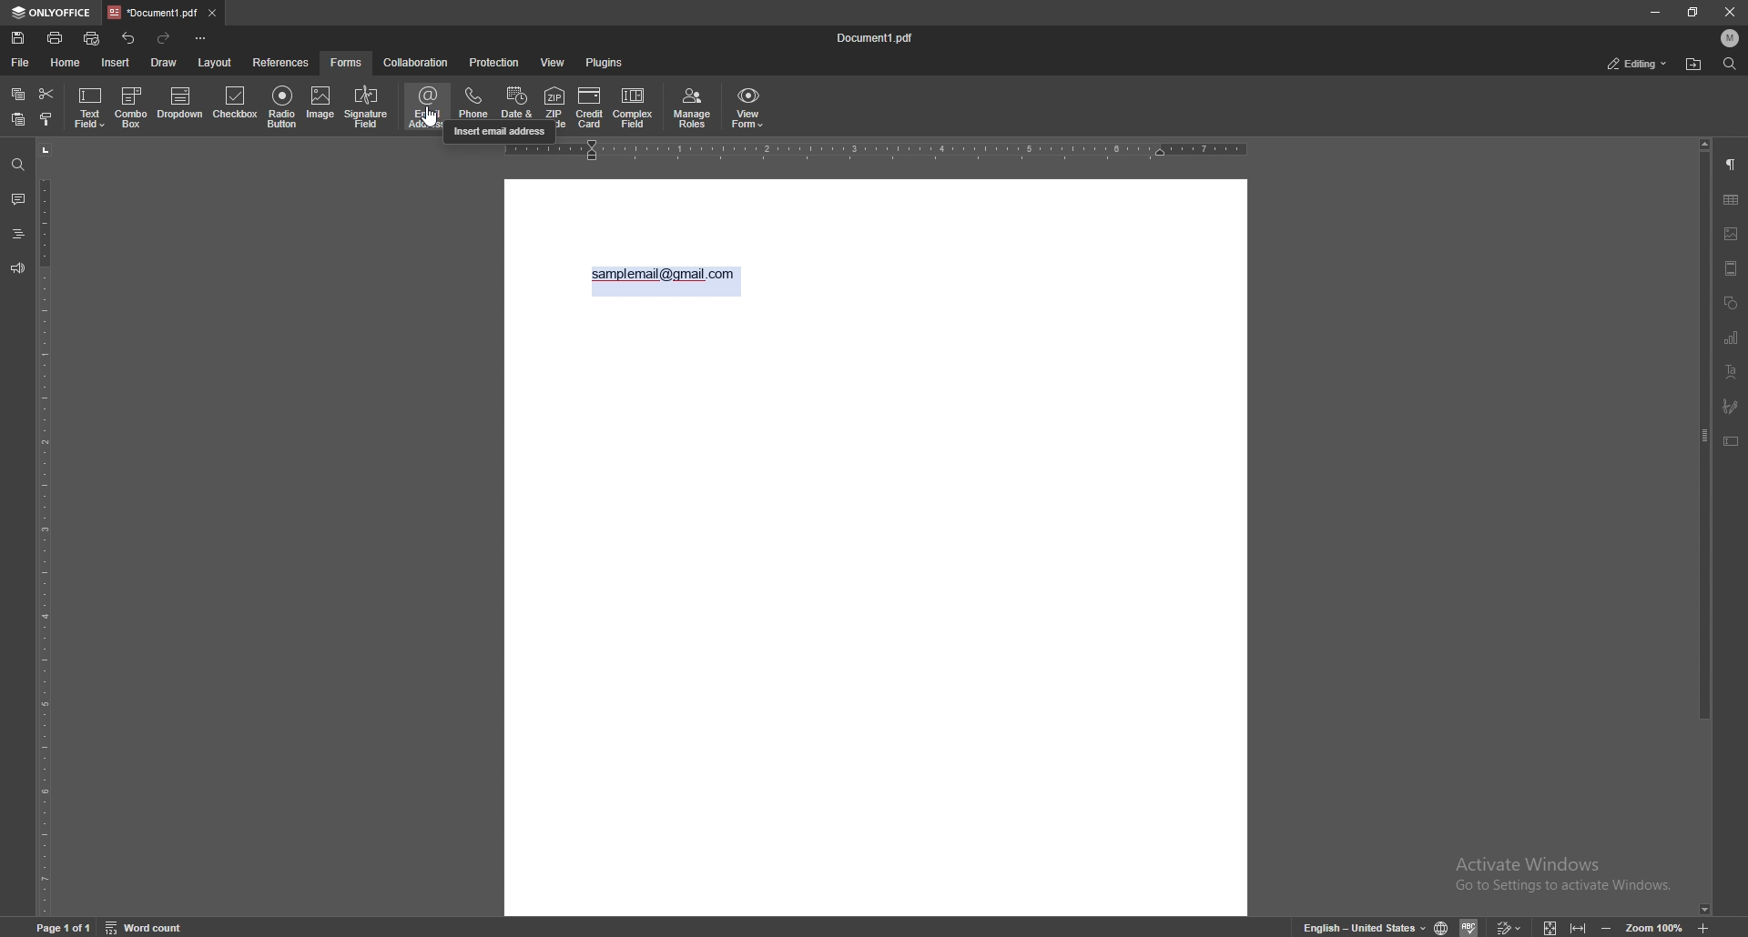  I want to click on image, so click(320, 106).